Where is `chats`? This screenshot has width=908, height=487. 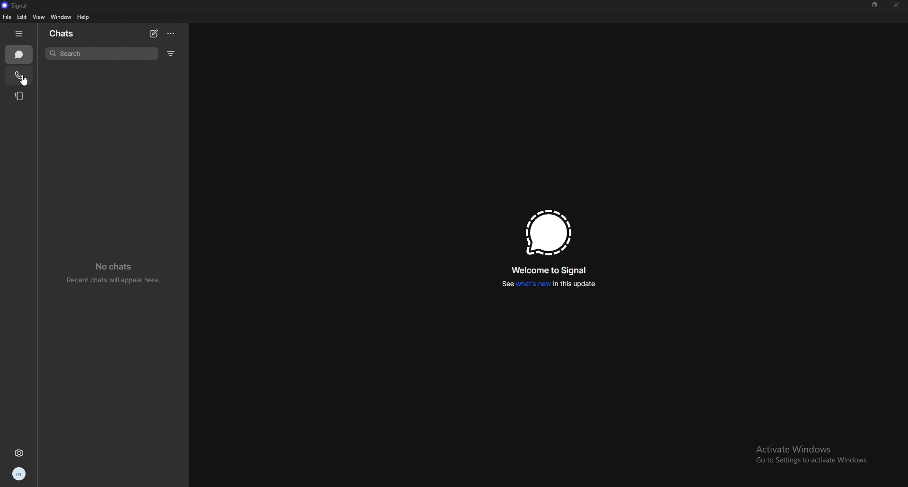
chats is located at coordinates (19, 55).